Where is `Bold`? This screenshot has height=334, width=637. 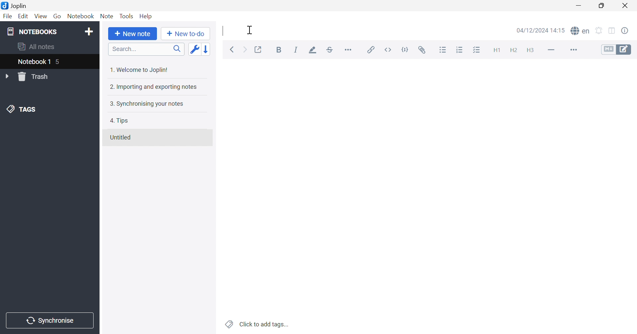
Bold is located at coordinates (281, 50).